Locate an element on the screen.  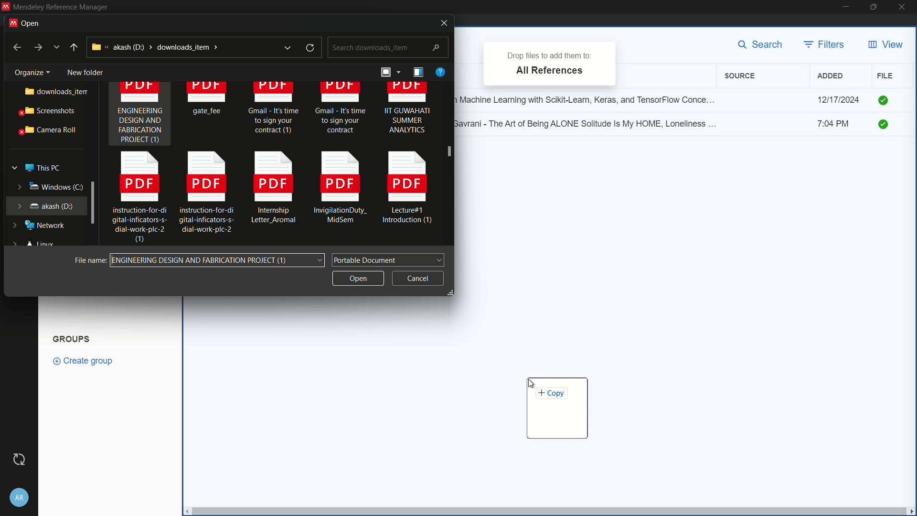
cancel is located at coordinates (418, 277).